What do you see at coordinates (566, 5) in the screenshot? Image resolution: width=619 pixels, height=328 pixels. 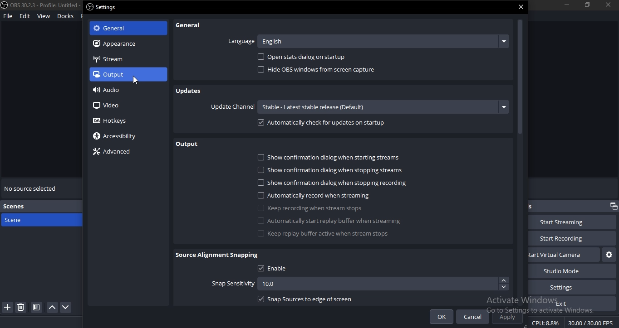 I see `minimize` at bounding box center [566, 5].